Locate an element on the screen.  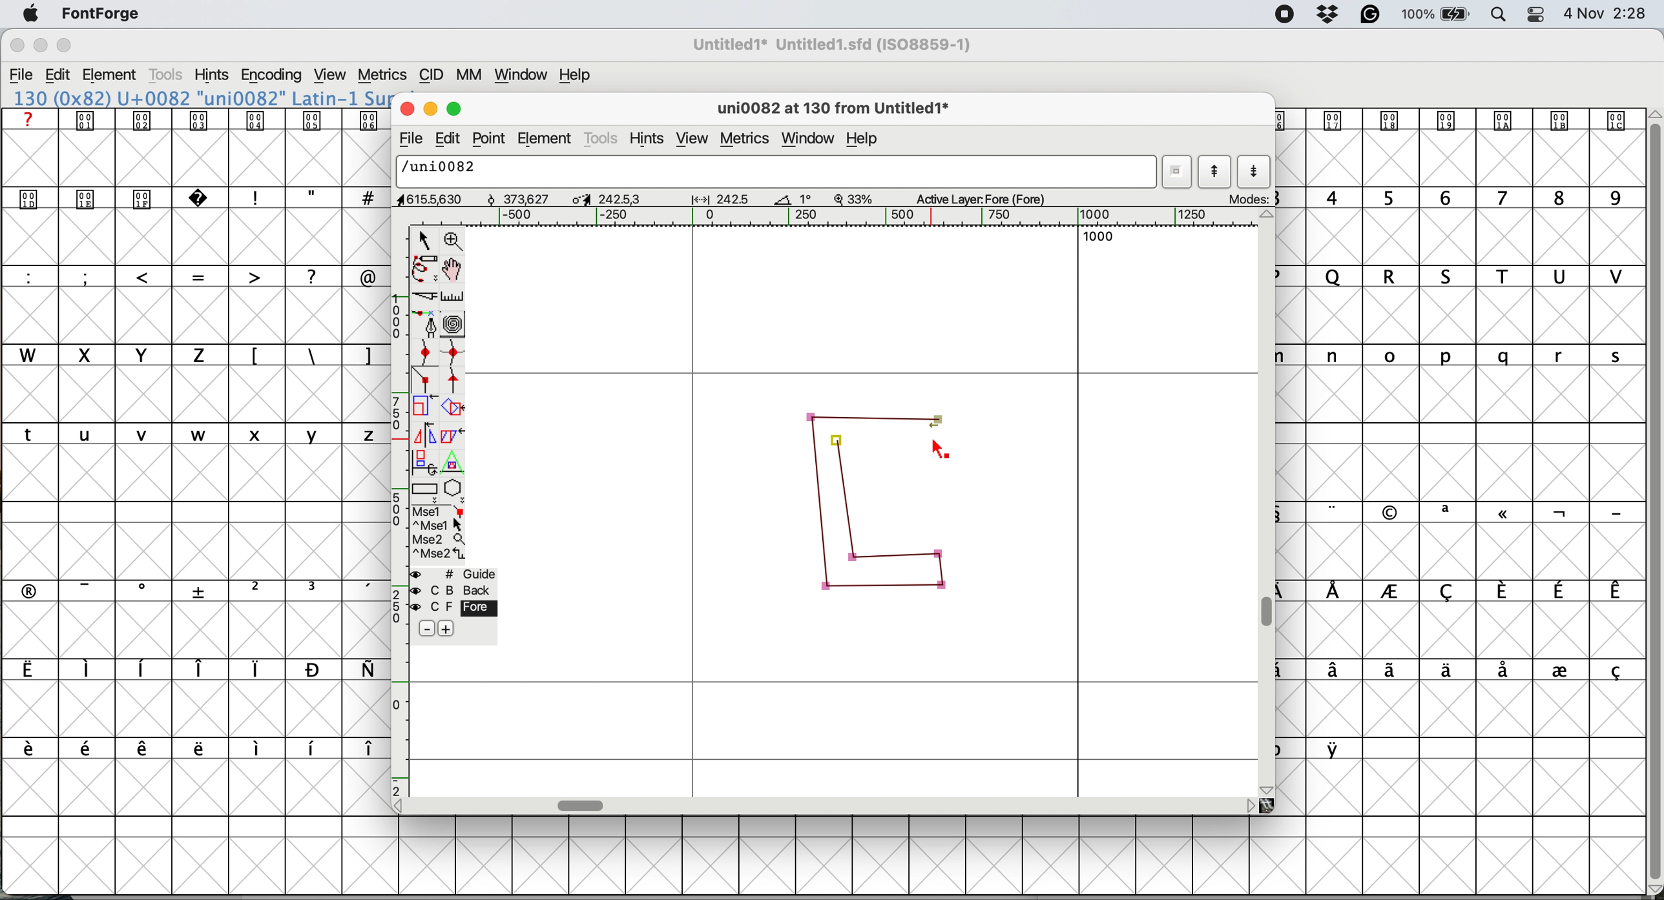
symbols and special characters is located at coordinates (205, 199).